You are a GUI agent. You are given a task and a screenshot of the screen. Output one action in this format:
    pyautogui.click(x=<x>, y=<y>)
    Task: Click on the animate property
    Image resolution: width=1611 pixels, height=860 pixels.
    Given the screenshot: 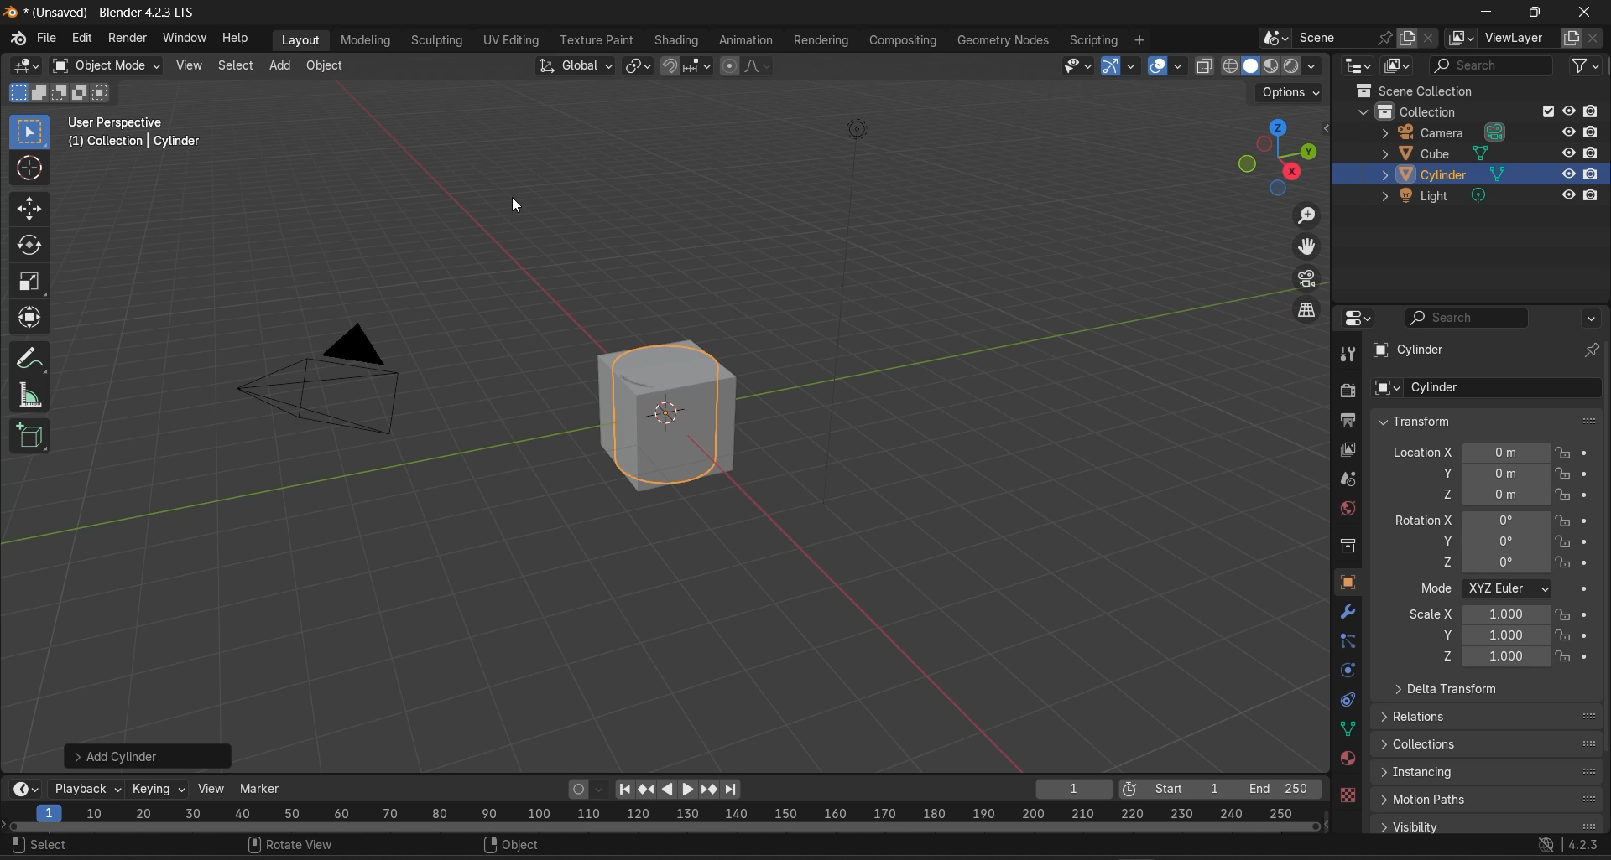 What is the action you would take?
    pyautogui.click(x=1588, y=453)
    